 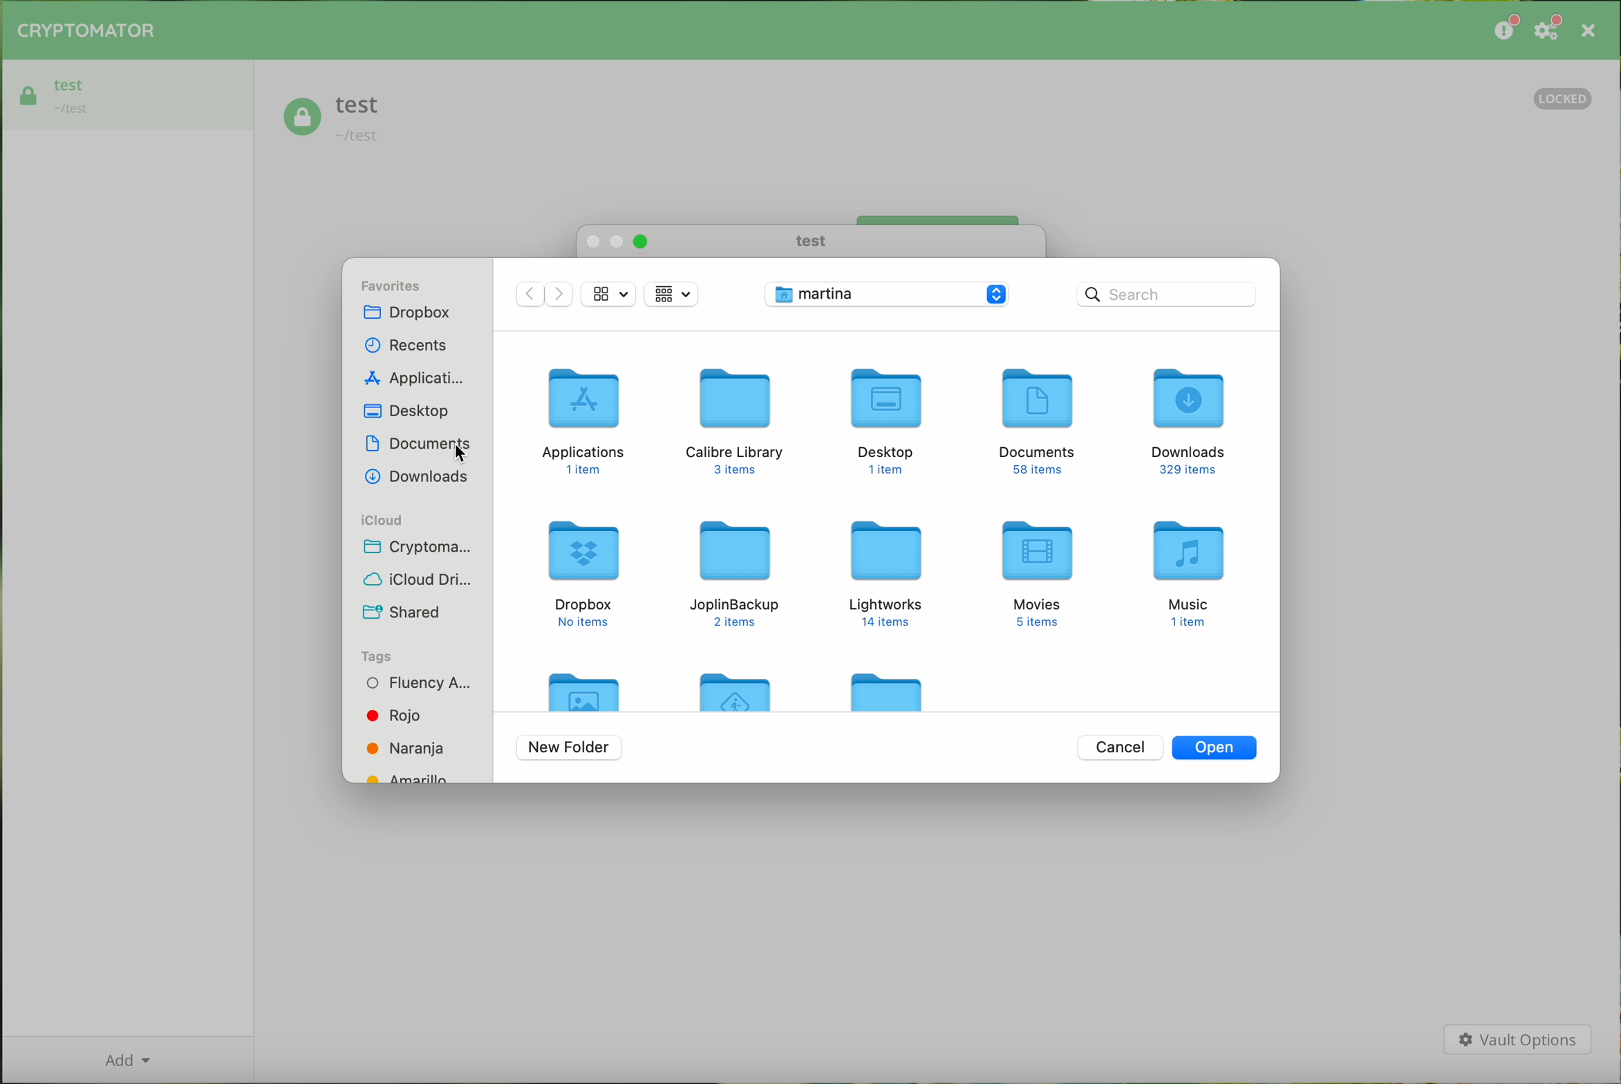 I want to click on vault options, so click(x=1517, y=1040).